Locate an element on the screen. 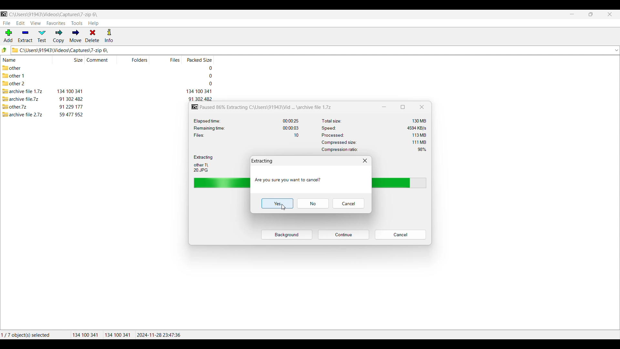 Image resolution: width=620 pixels, height=349 pixels. Total size: 130 MB is located at coordinates (375, 120).